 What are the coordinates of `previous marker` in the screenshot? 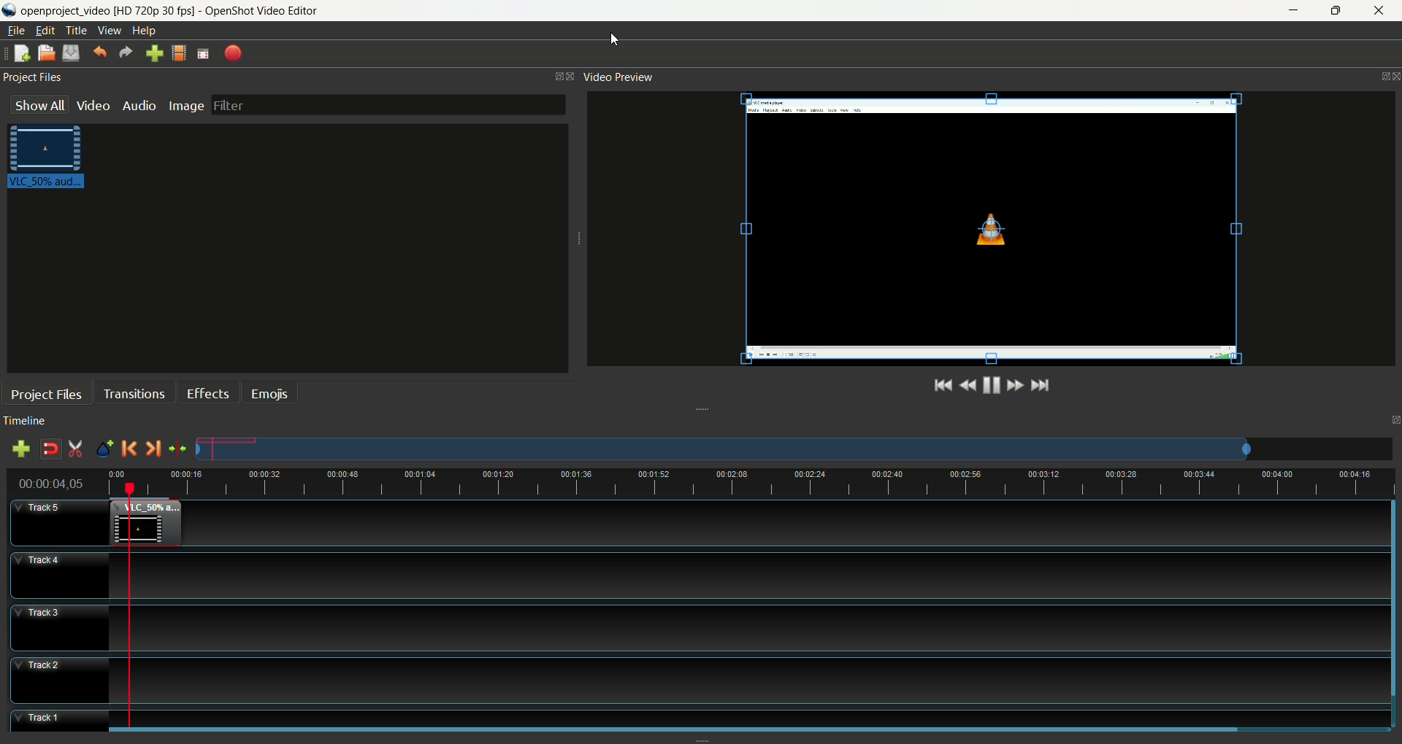 It's located at (129, 449).